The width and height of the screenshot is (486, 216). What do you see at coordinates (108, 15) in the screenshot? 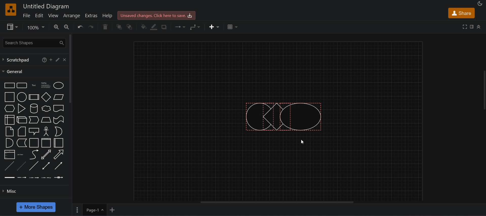
I see `help` at bounding box center [108, 15].